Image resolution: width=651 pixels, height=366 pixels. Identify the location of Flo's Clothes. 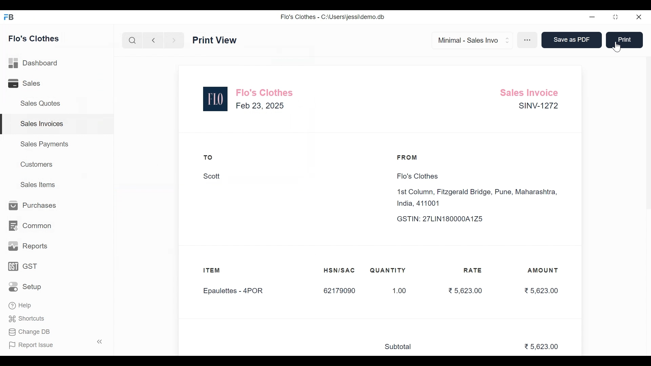
(35, 38).